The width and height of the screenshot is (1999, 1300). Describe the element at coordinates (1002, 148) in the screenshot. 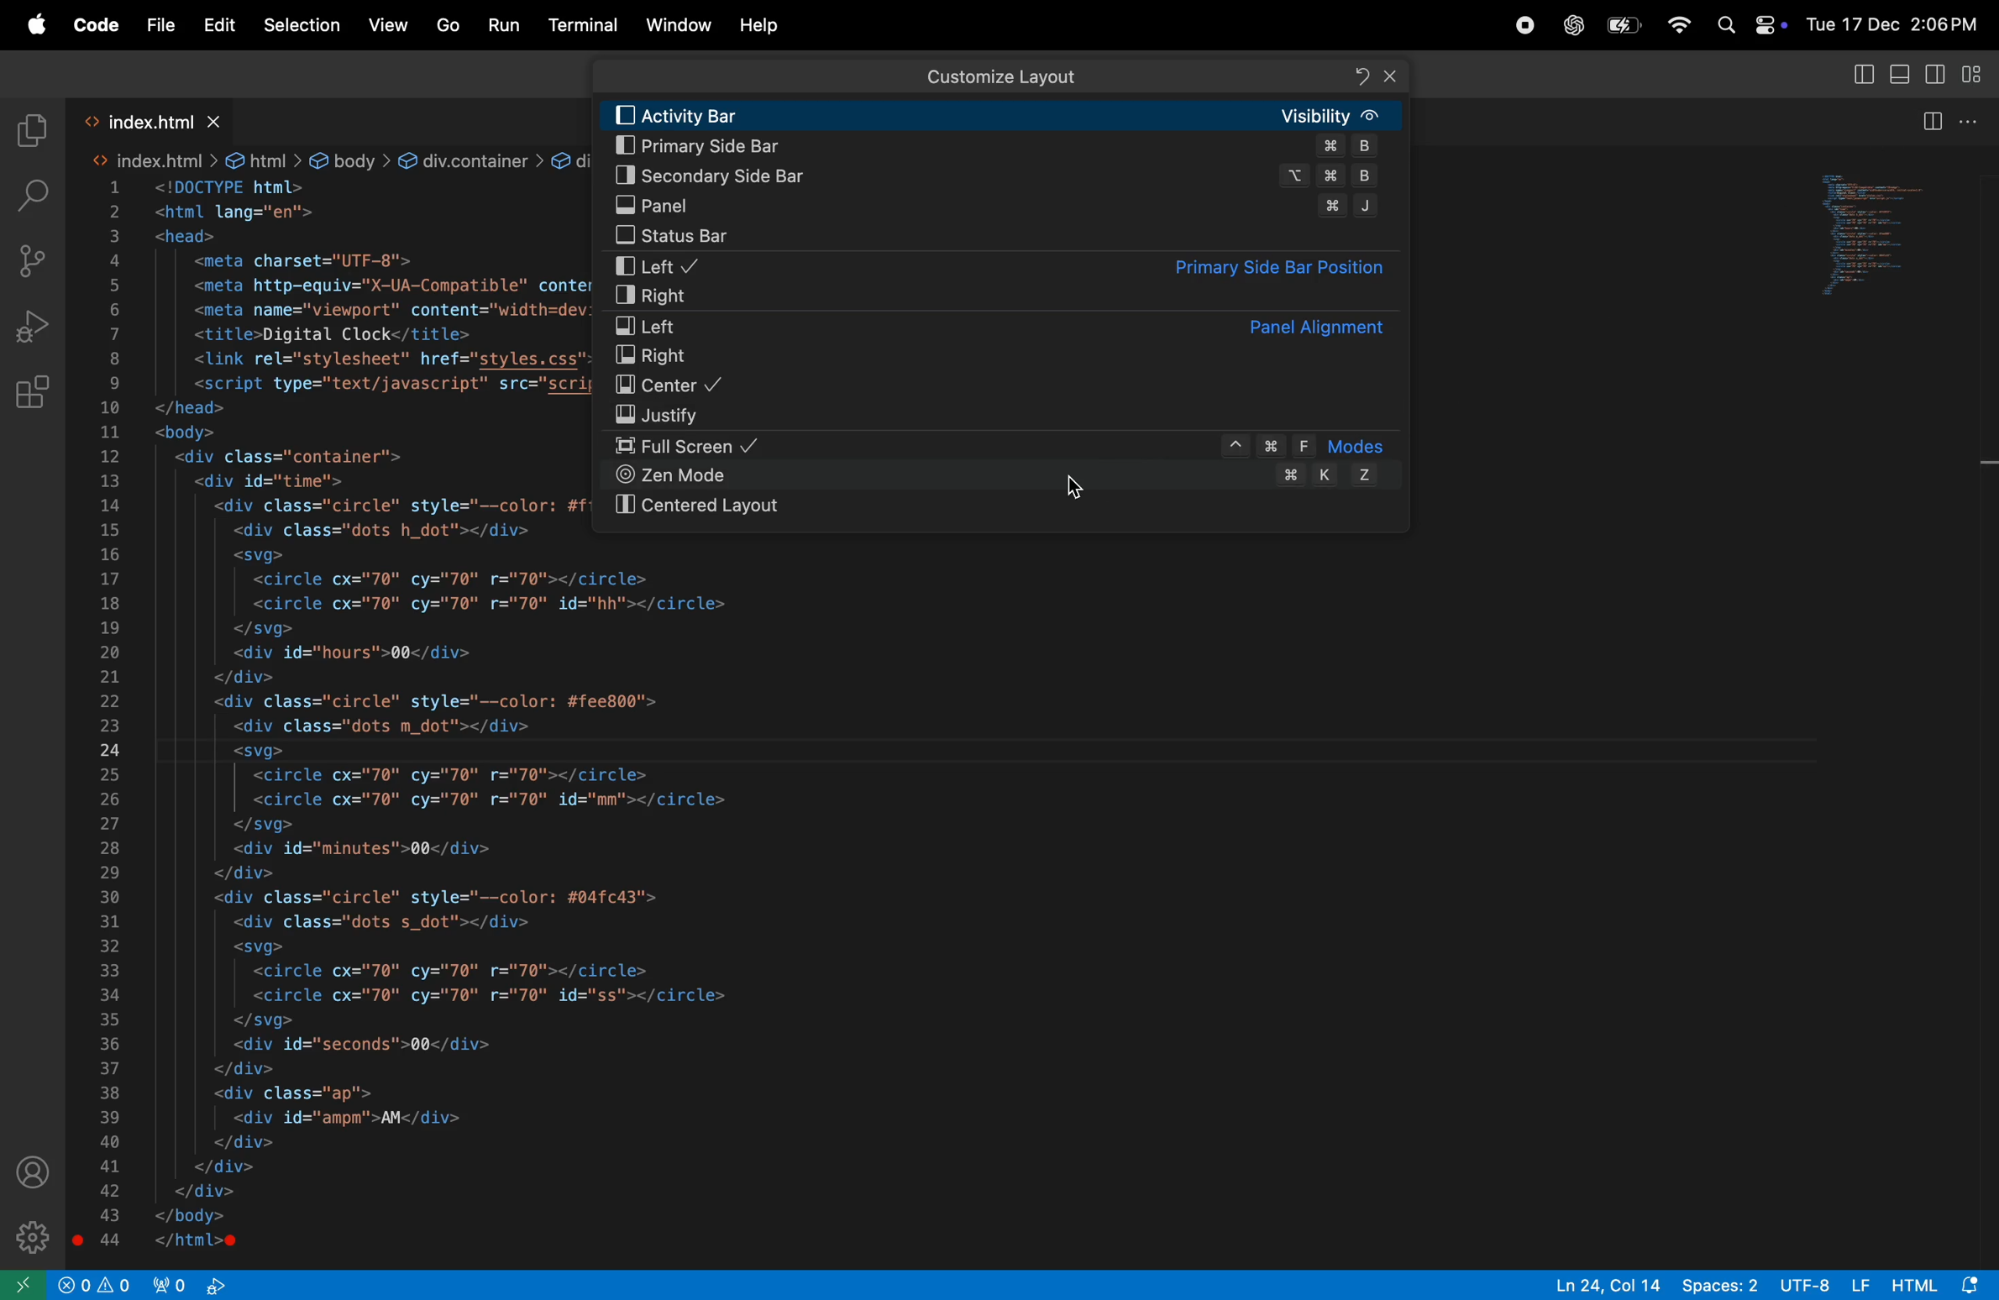

I see `primary side bar` at that location.